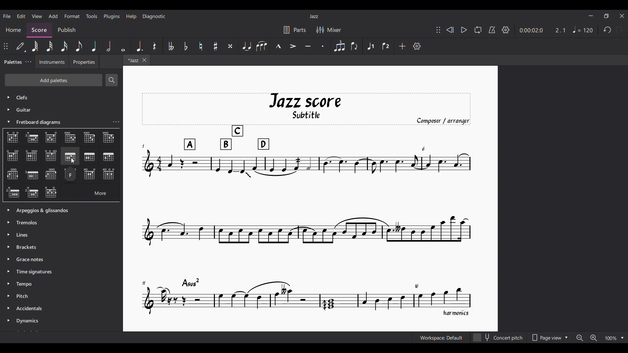 The width and height of the screenshot is (628, 353). Describe the element at coordinates (33, 156) in the screenshot. I see `Chart 7` at that location.